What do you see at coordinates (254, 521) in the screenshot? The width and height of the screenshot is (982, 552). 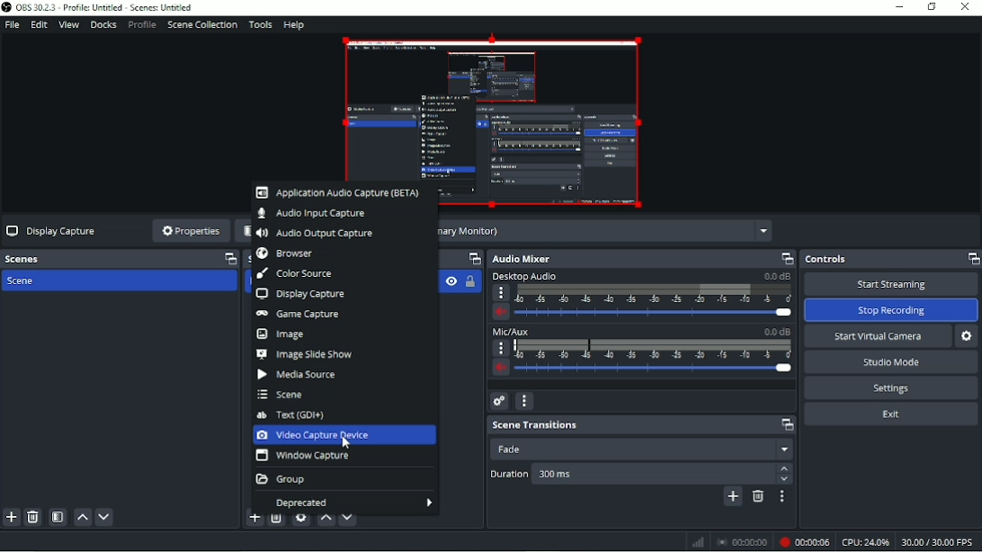 I see `Add source` at bounding box center [254, 521].